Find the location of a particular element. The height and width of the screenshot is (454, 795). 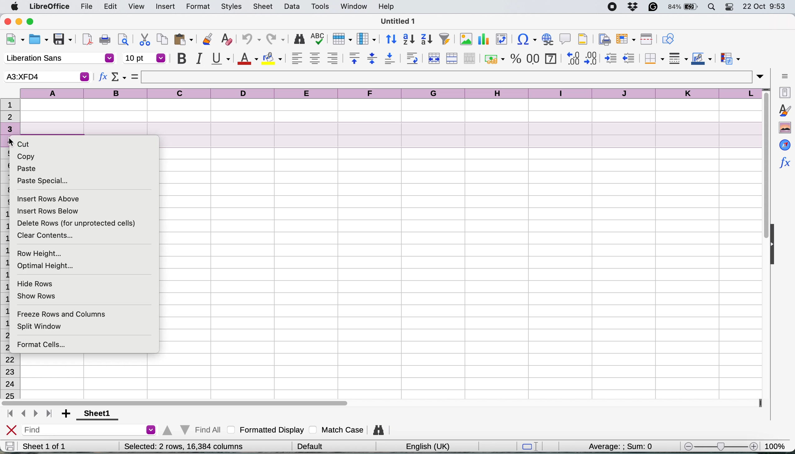

libreoffice is located at coordinates (51, 7).